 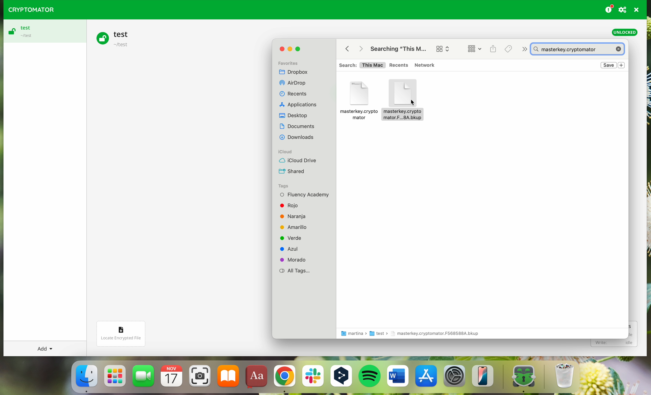 What do you see at coordinates (346, 65) in the screenshot?
I see `Search` at bounding box center [346, 65].